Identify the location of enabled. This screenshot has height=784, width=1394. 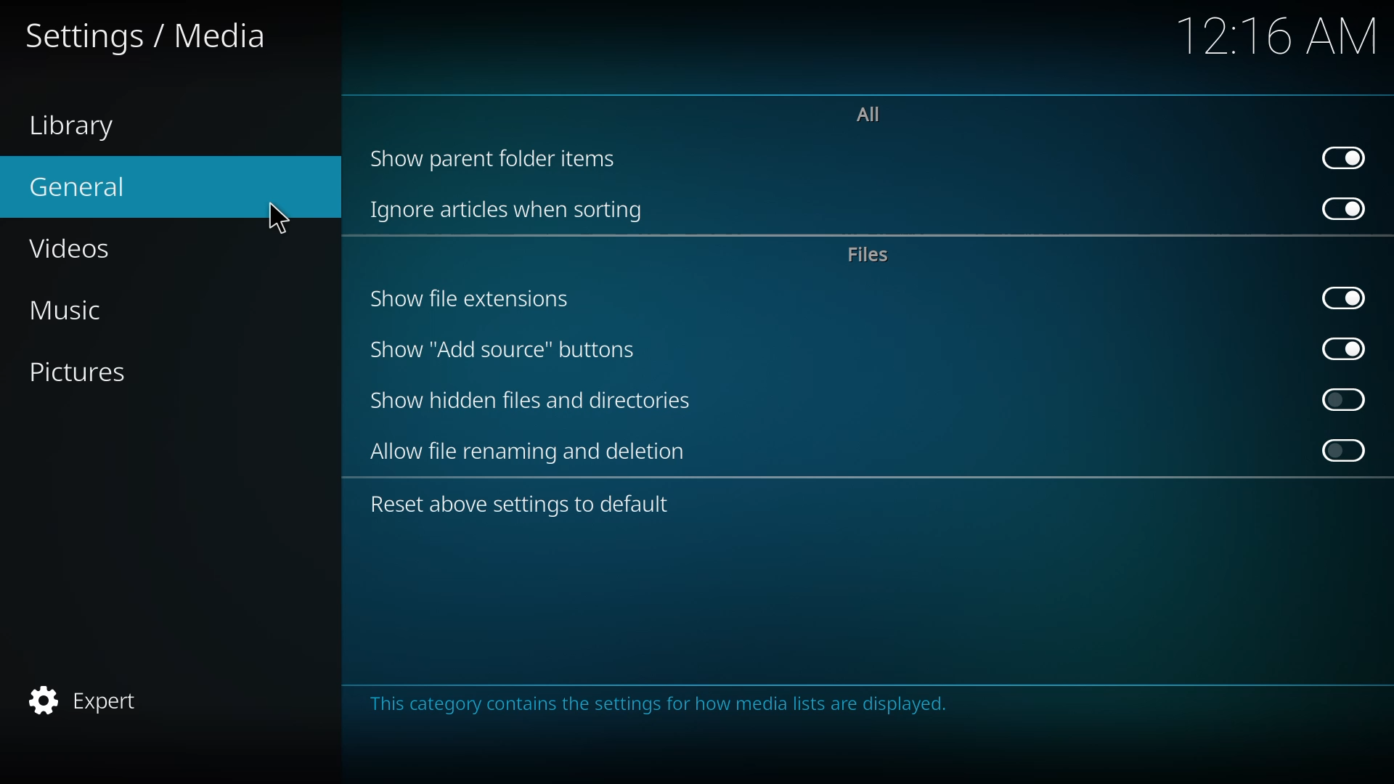
(1346, 155).